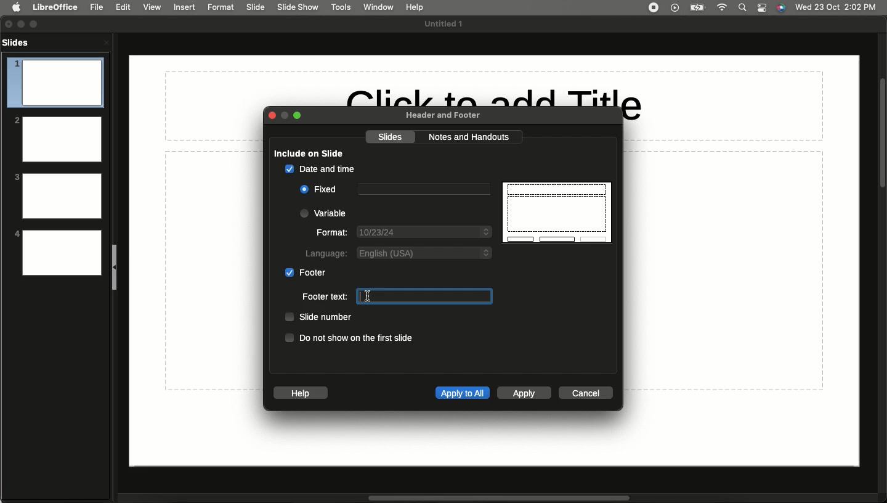  What do you see at coordinates (307, 152) in the screenshot?
I see `Include on slide` at bounding box center [307, 152].